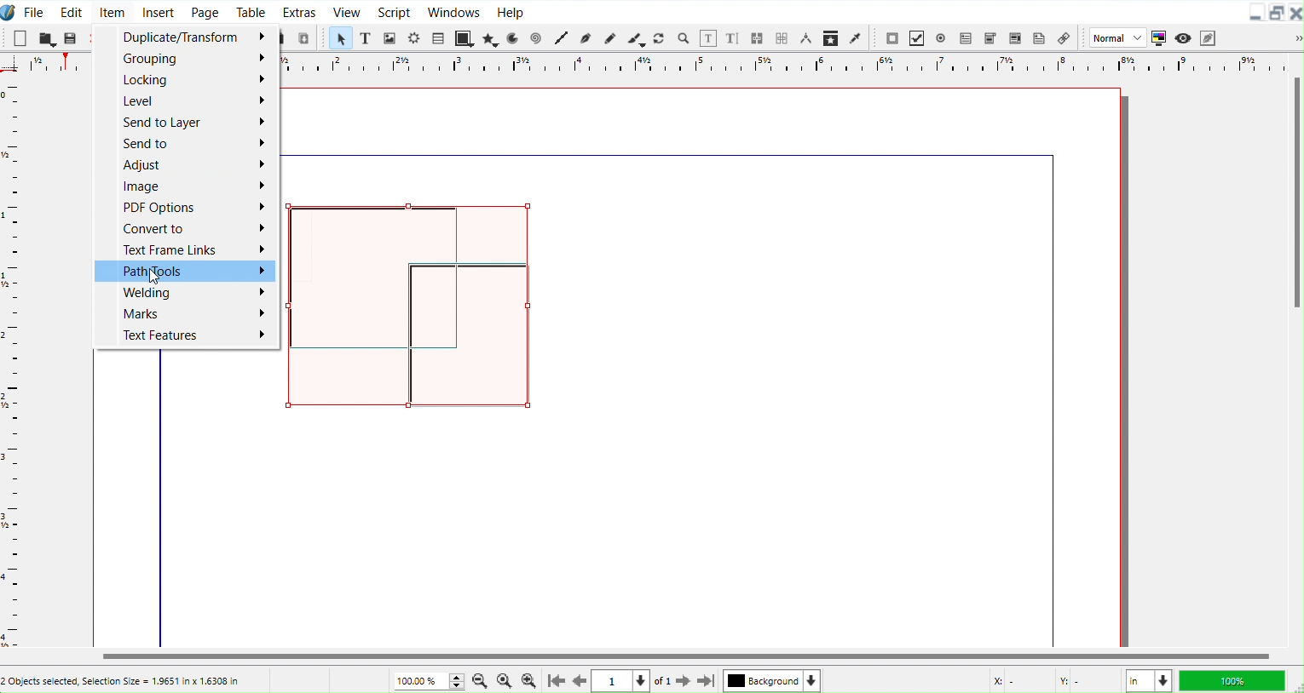  I want to click on Table, so click(251, 11).